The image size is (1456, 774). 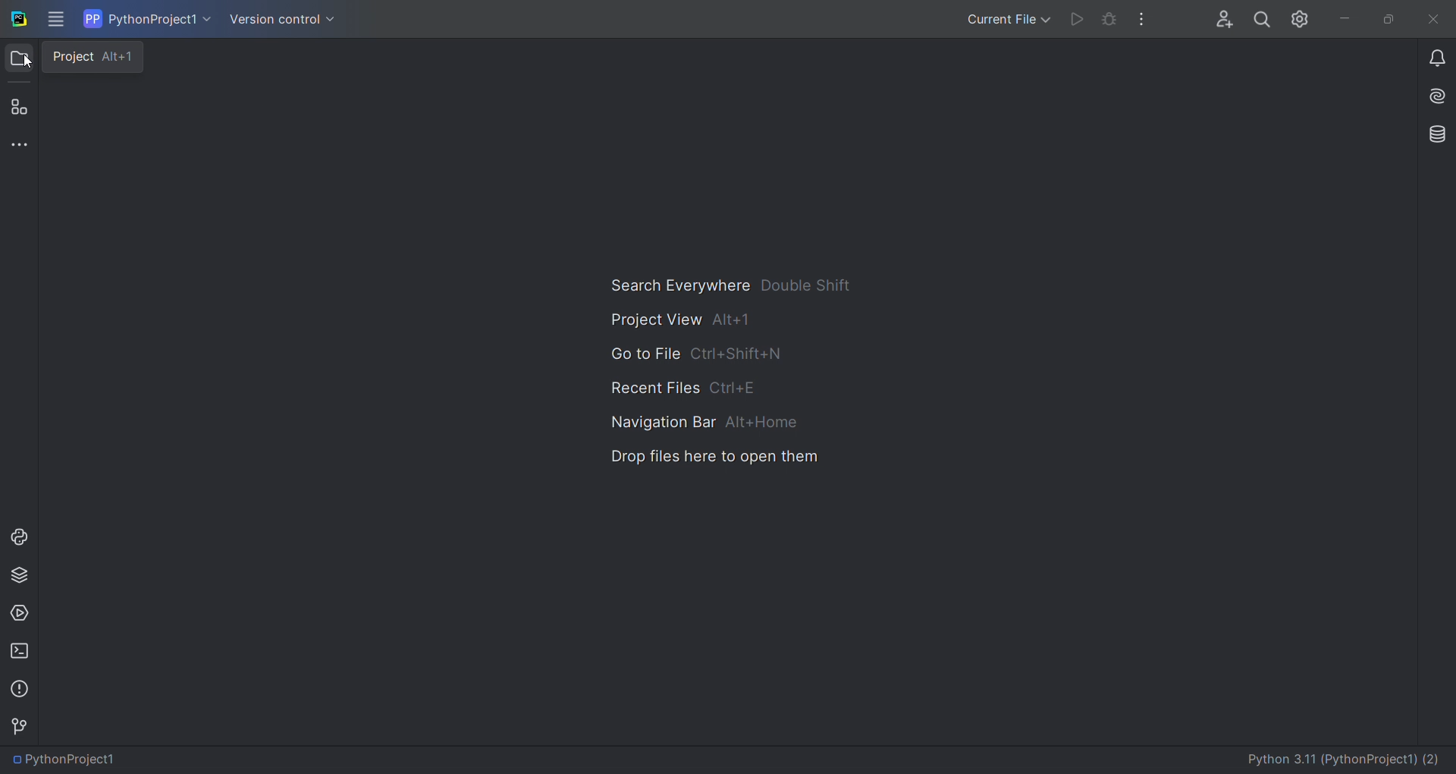 What do you see at coordinates (21, 58) in the screenshot?
I see `folder window` at bounding box center [21, 58].